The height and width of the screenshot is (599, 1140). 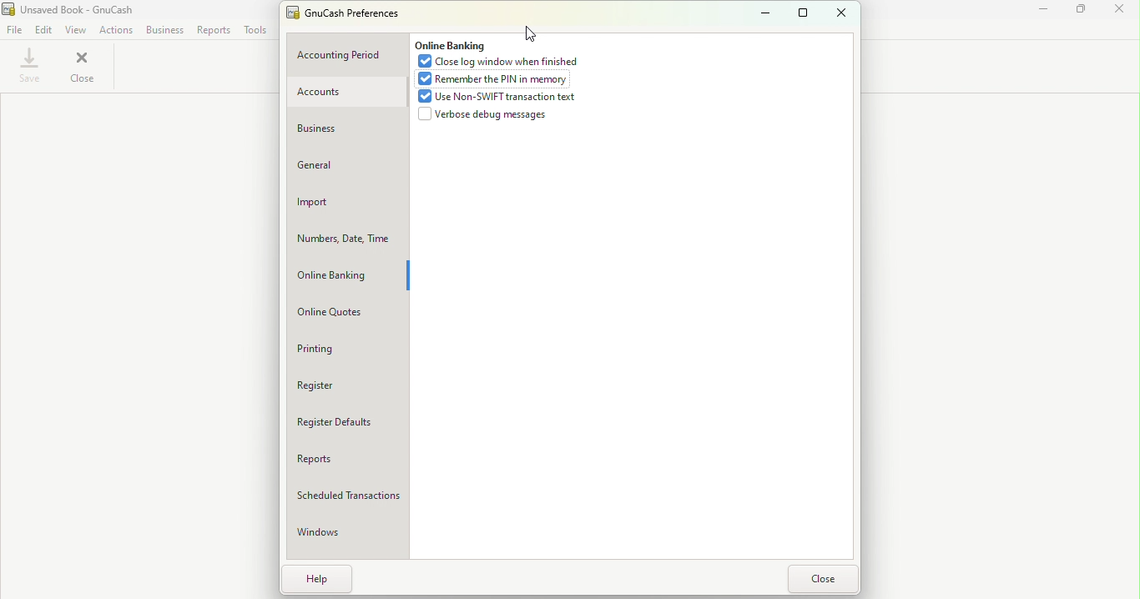 What do you see at coordinates (75, 9) in the screenshot?
I see `Unsaved Book - GnuCash` at bounding box center [75, 9].